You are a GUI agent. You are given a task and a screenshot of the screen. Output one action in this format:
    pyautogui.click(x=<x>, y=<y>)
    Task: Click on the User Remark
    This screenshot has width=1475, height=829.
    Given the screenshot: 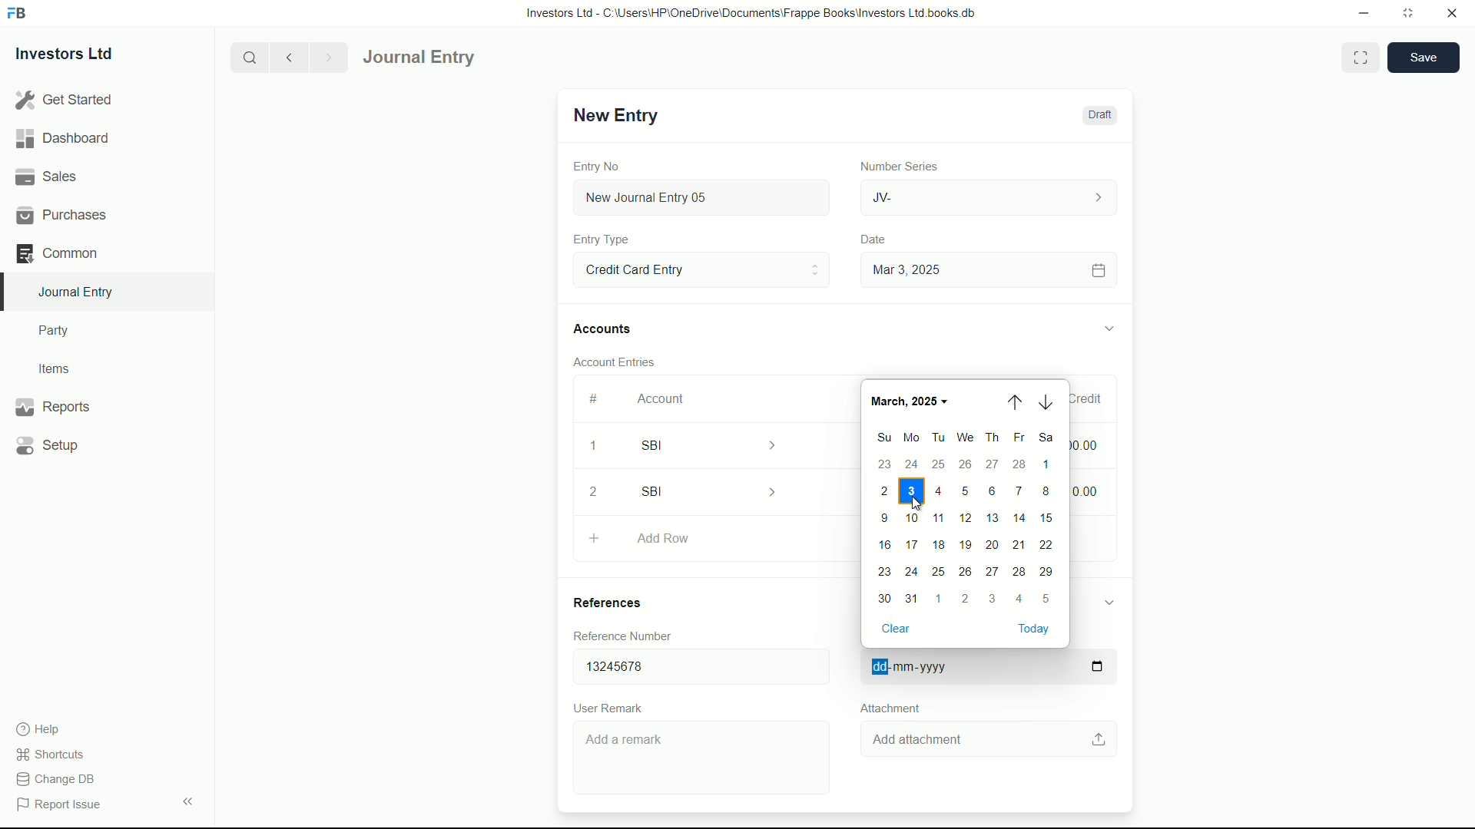 What is the action you would take?
    pyautogui.click(x=612, y=707)
    